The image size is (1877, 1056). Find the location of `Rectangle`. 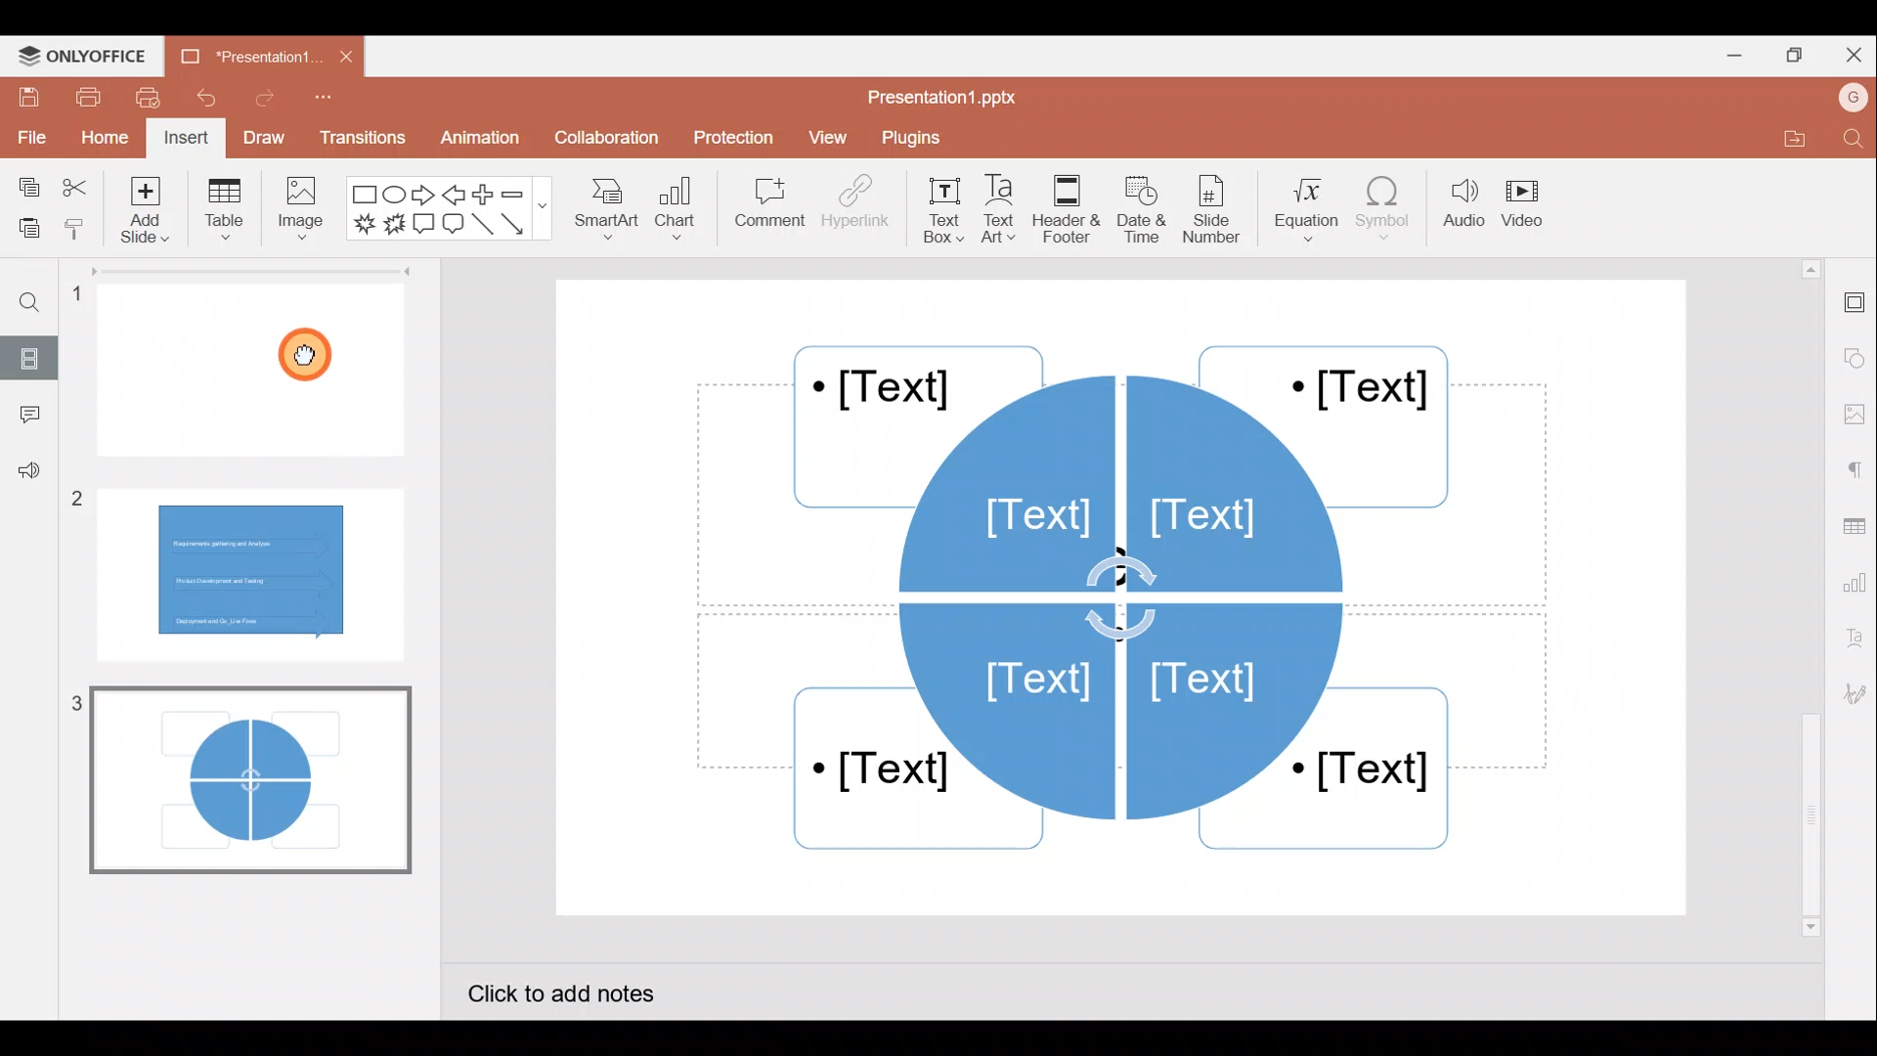

Rectangle is located at coordinates (360, 195).